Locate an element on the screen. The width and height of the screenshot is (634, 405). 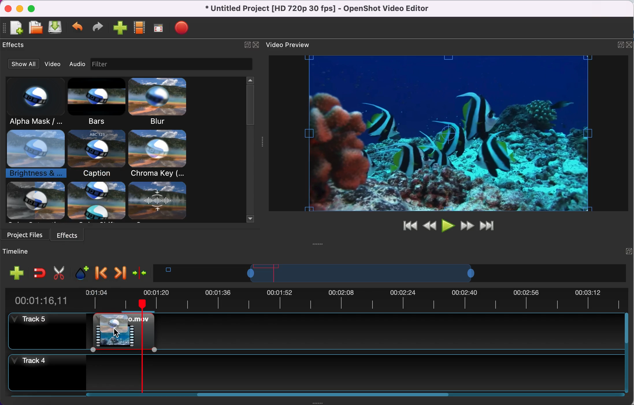
brightness and color is located at coordinates (114, 324).